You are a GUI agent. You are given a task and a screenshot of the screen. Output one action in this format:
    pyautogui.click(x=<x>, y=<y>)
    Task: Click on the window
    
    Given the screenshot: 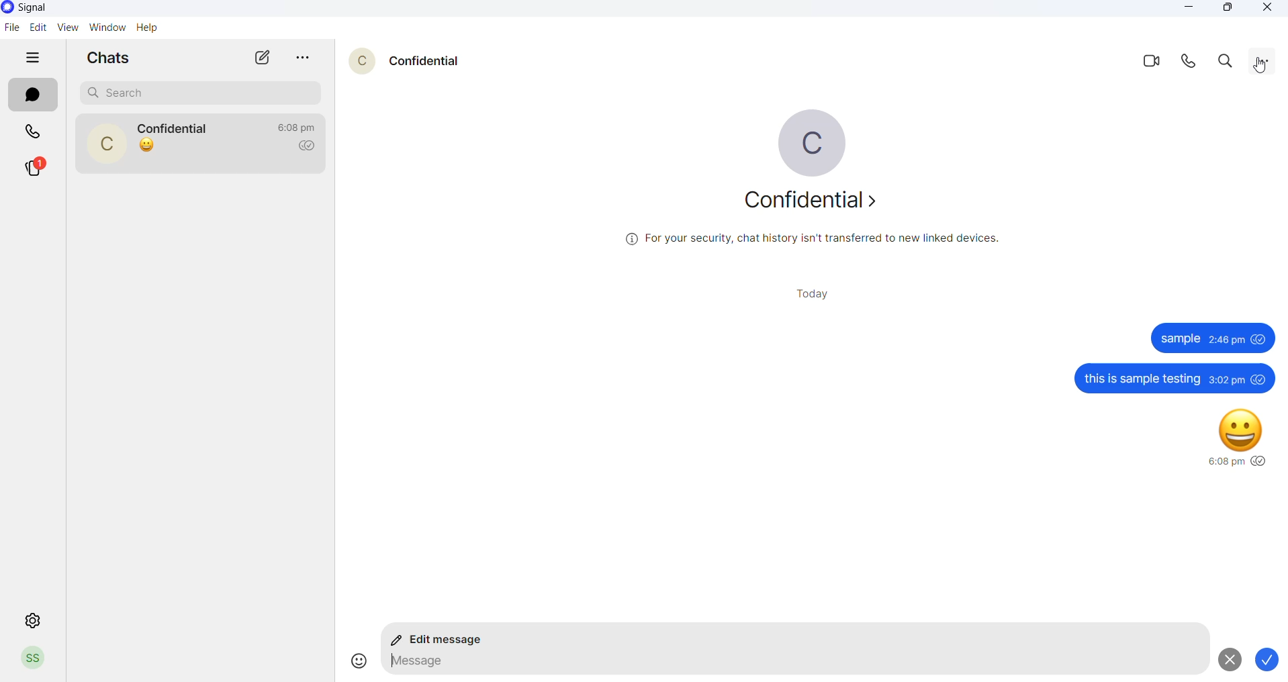 What is the action you would take?
    pyautogui.click(x=105, y=29)
    